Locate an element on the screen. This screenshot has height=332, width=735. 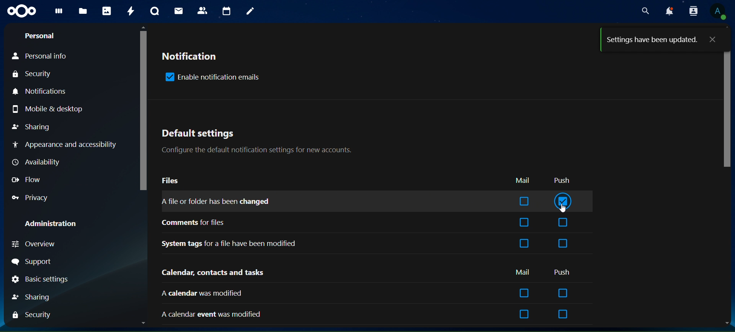
dashboard is located at coordinates (60, 13).